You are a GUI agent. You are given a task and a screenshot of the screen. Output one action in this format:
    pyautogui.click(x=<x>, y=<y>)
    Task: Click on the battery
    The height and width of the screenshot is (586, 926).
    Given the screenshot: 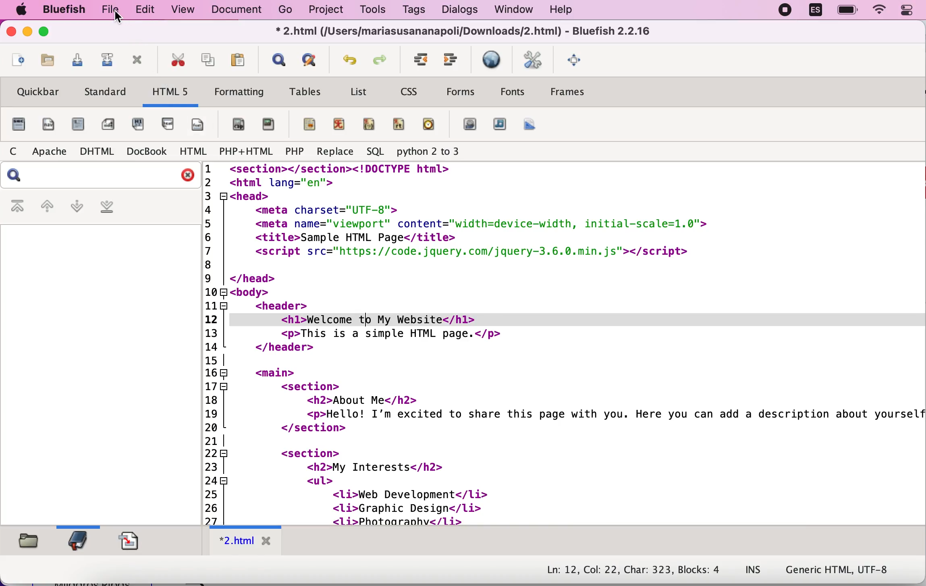 What is the action you would take?
    pyautogui.click(x=847, y=10)
    